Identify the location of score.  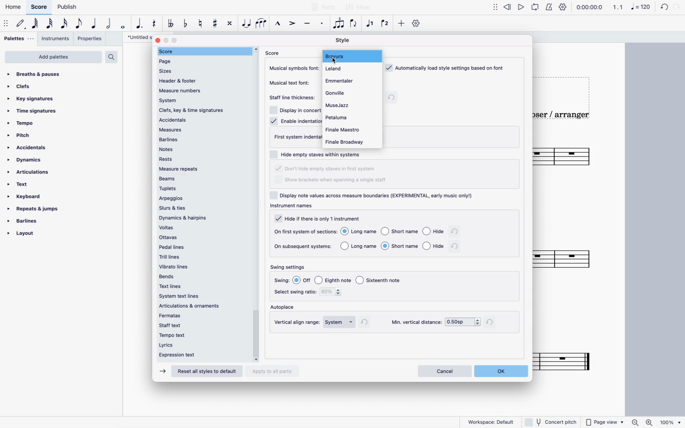
(566, 157).